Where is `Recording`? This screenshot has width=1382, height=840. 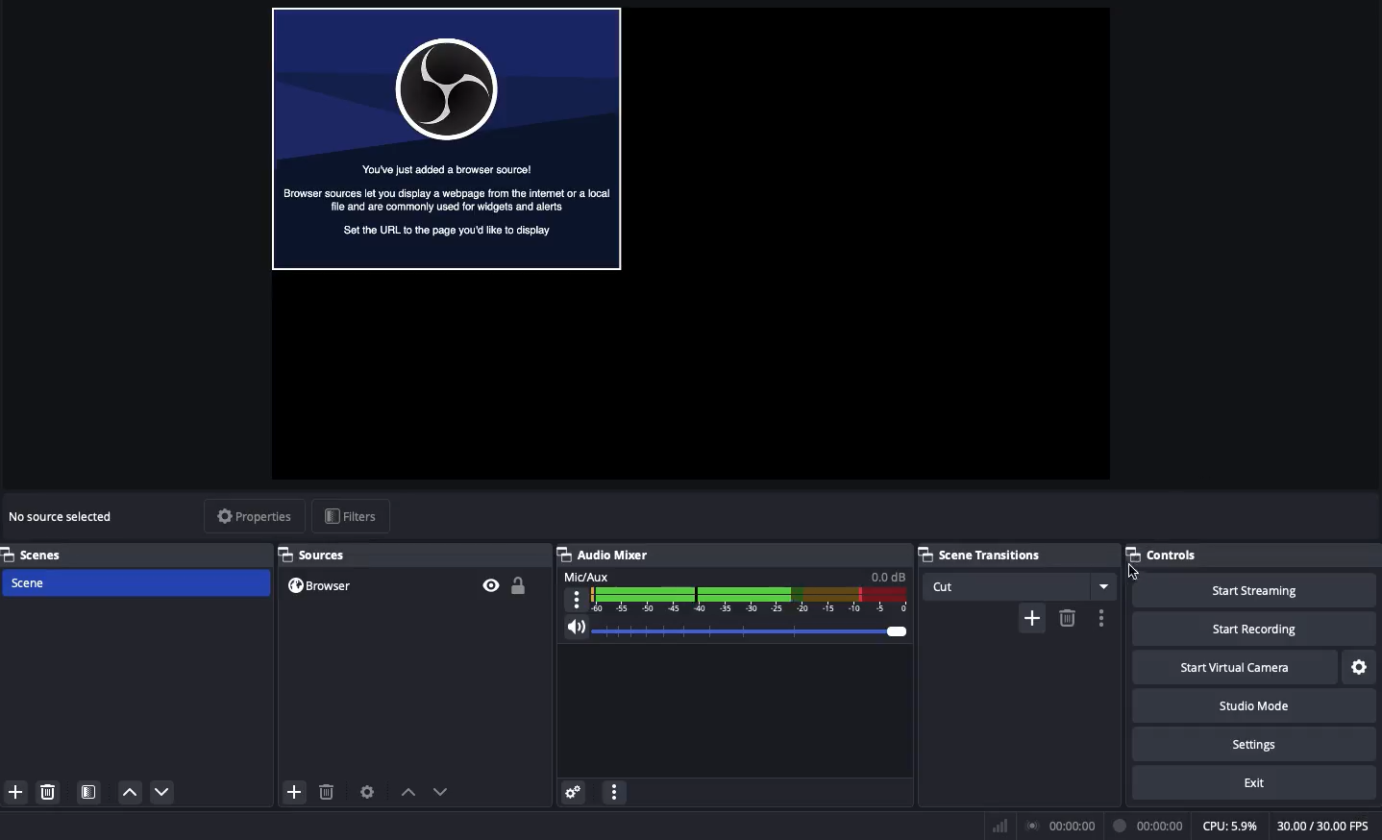
Recording is located at coordinates (1145, 824).